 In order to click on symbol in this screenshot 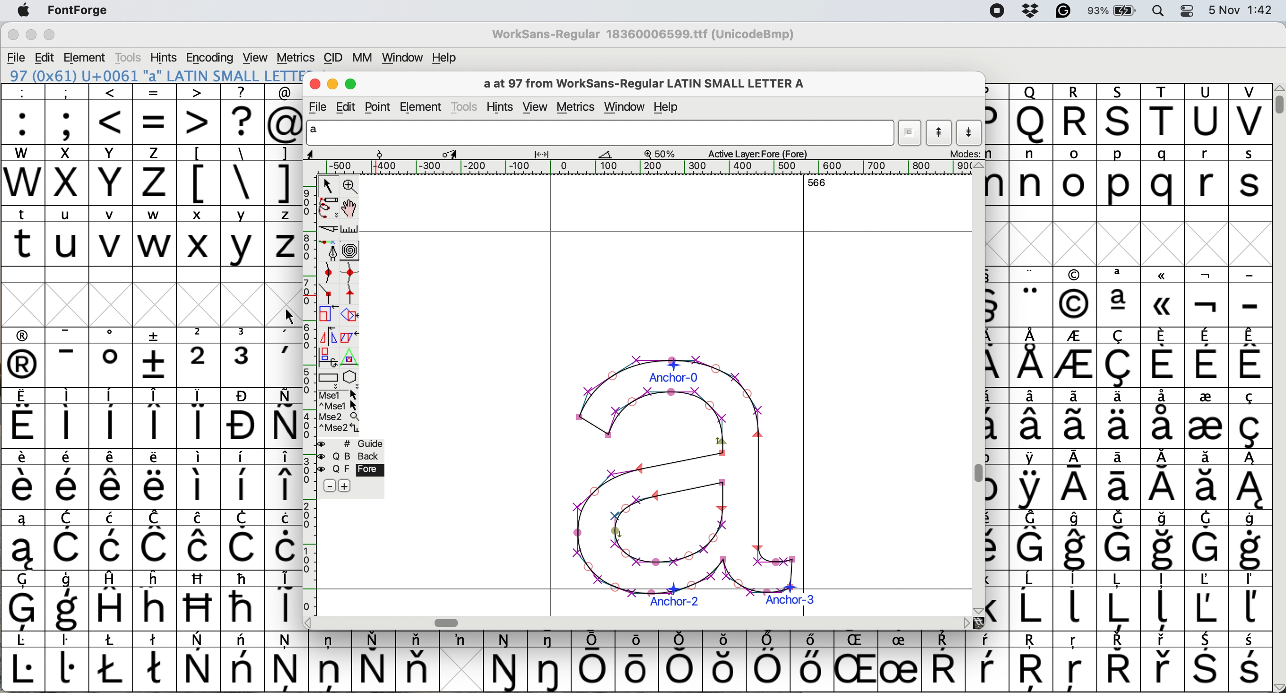, I will do `click(1163, 357)`.